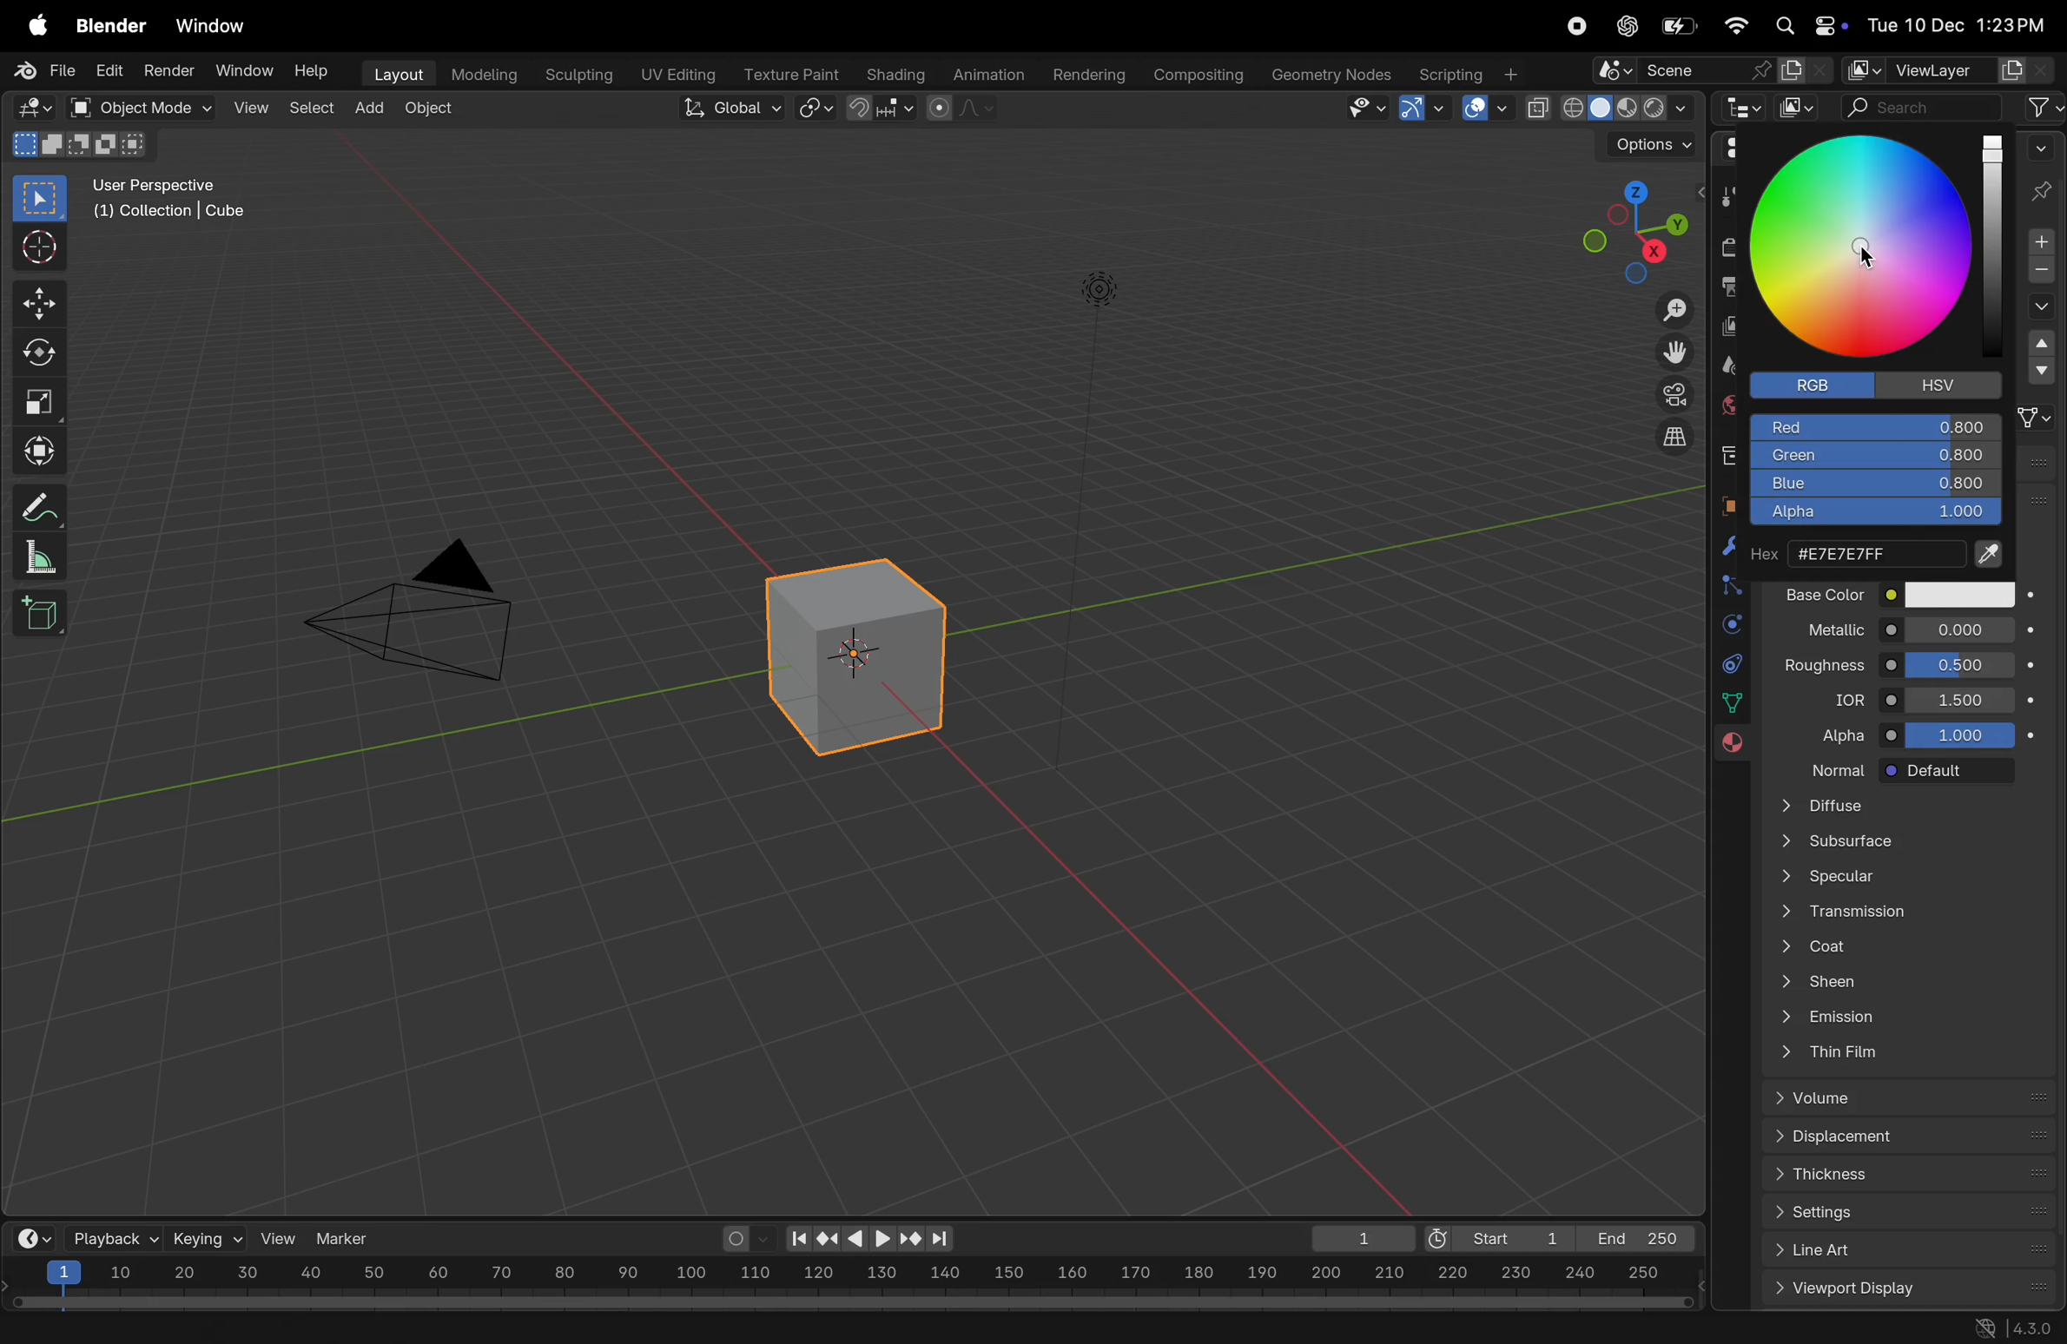  What do you see at coordinates (850, 1275) in the screenshot?
I see `scale` at bounding box center [850, 1275].